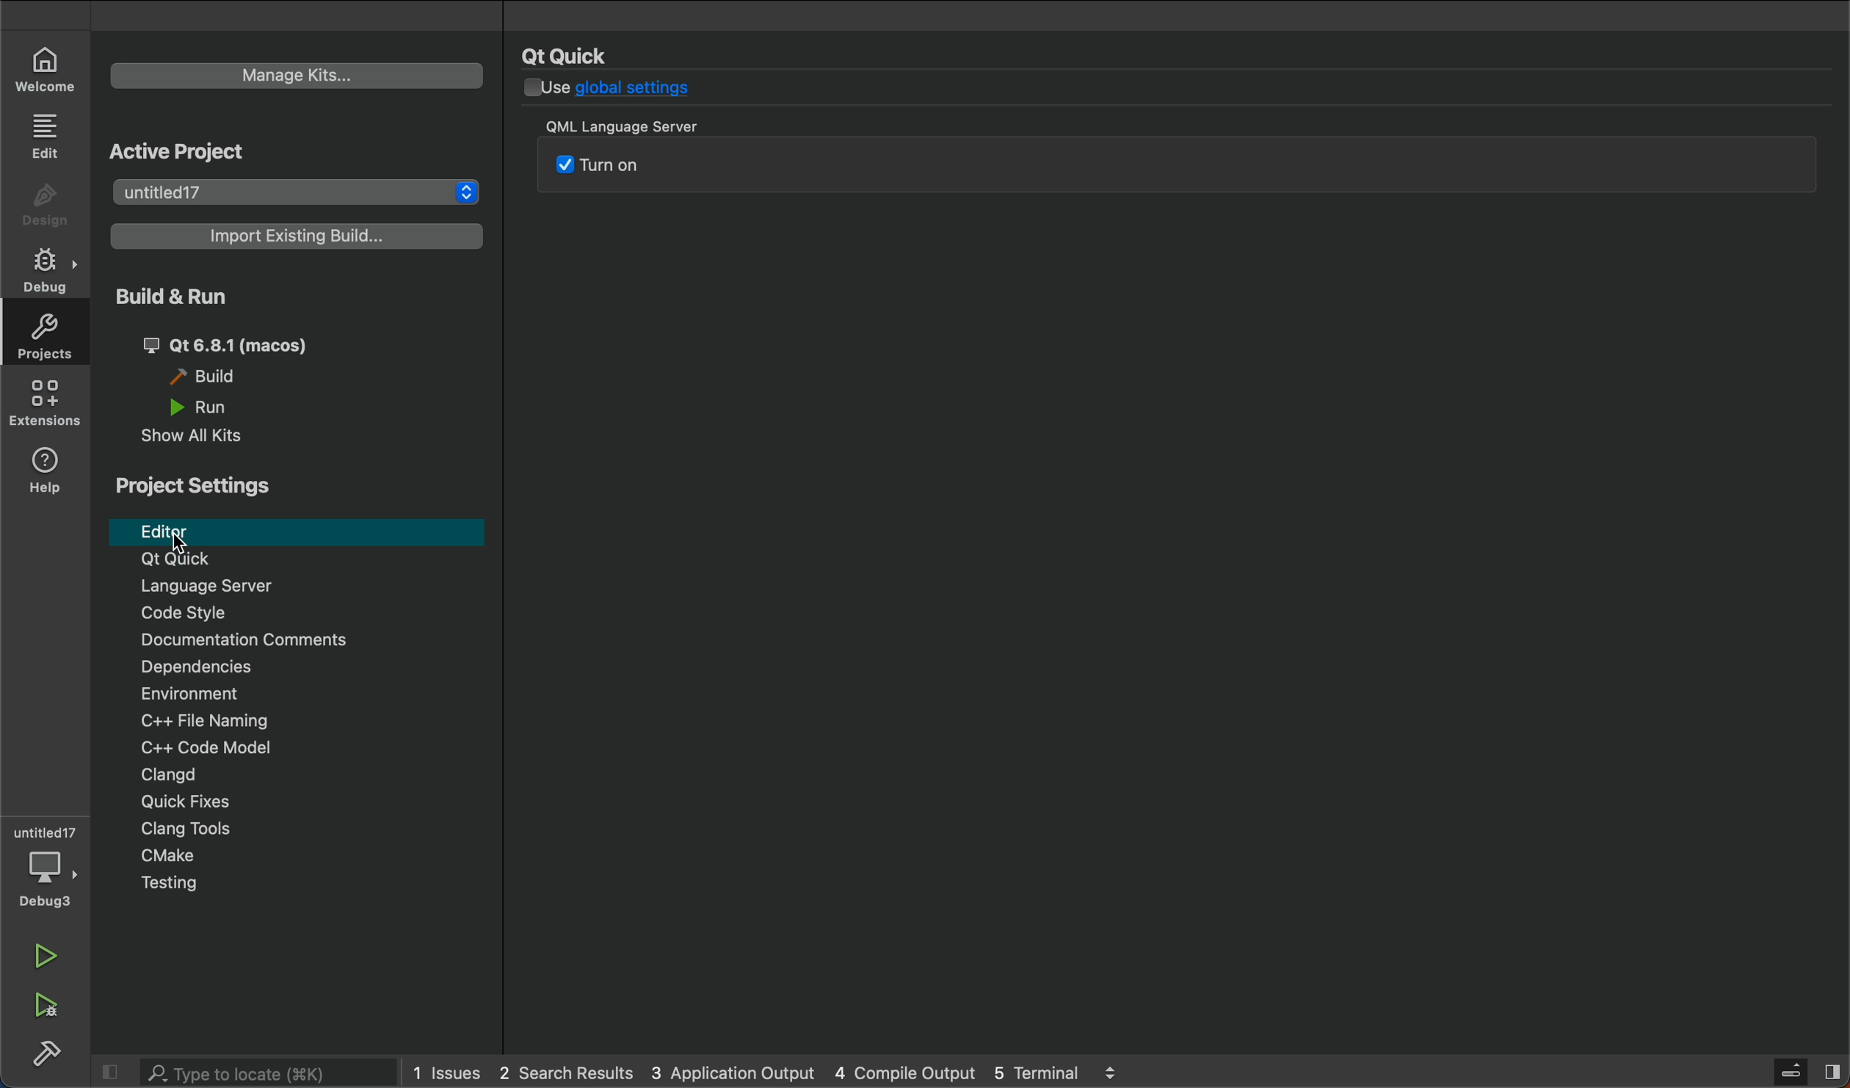 The width and height of the screenshot is (1850, 1088). Describe the element at coordinates (46, 402) in the screenshot. I see `extension` at that location.